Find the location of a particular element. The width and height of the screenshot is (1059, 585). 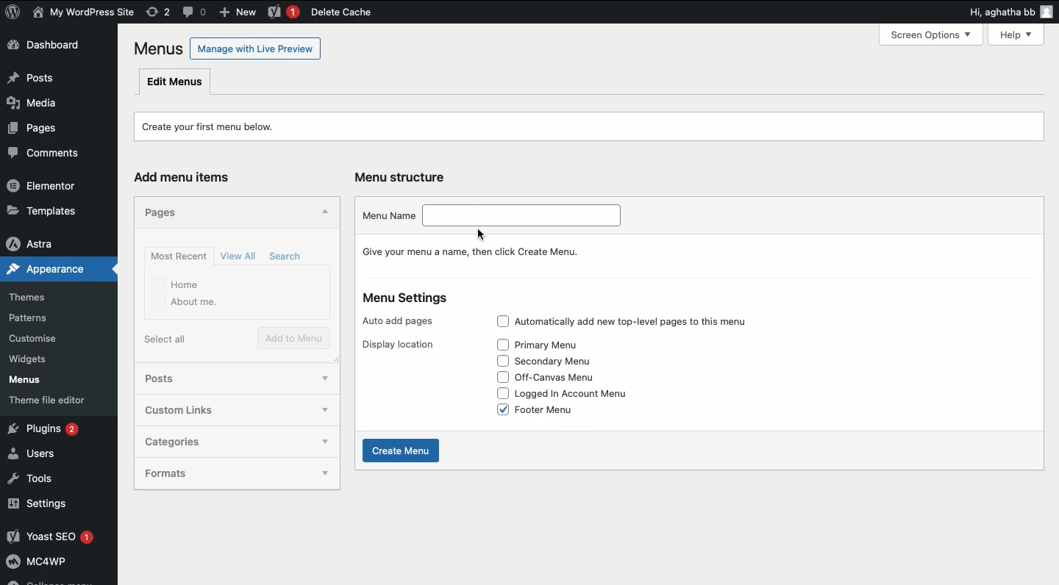

Categories is located at coordinates (218, 439).